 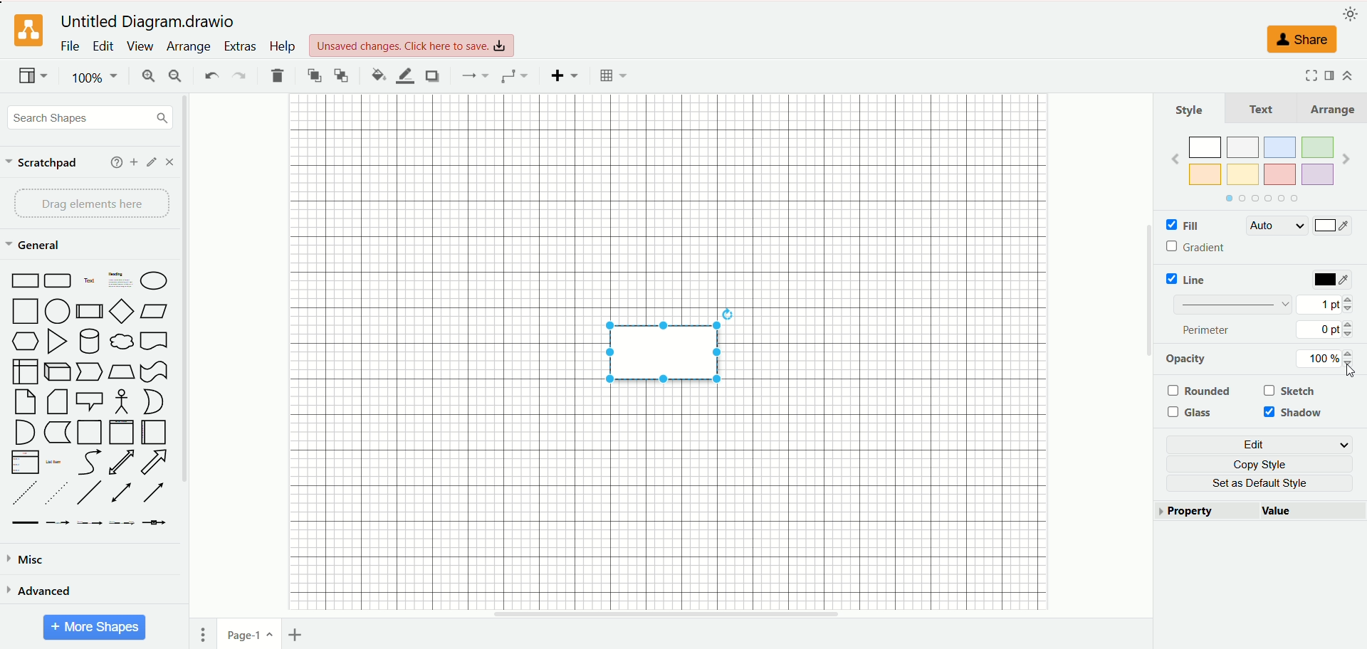 I want to click on page-1, so click(x=251, y=633).